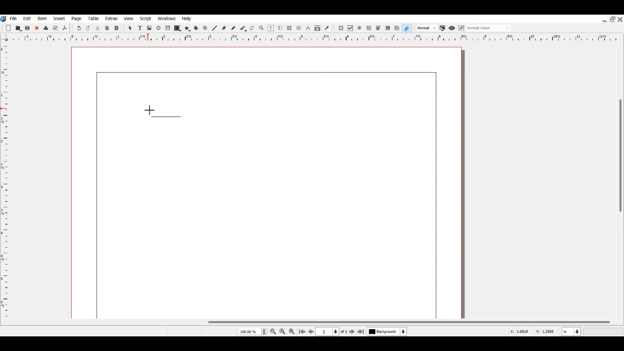 This screenshot has width=624, height=351. Describe the element at coordinates (378, 28) in the screenshot. I see `PDF Combo Box` at that location.